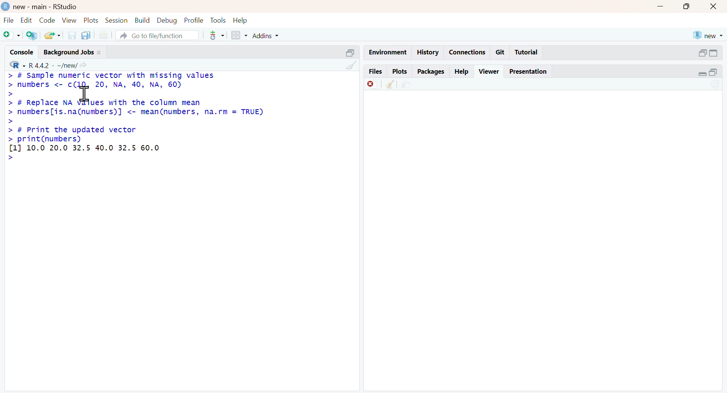 This screenshot has width=727, height=393. What do you see at coordinates (47, 7) in the screenshot?
I see `new - main - RStudio` at bounding box center [47, 7].